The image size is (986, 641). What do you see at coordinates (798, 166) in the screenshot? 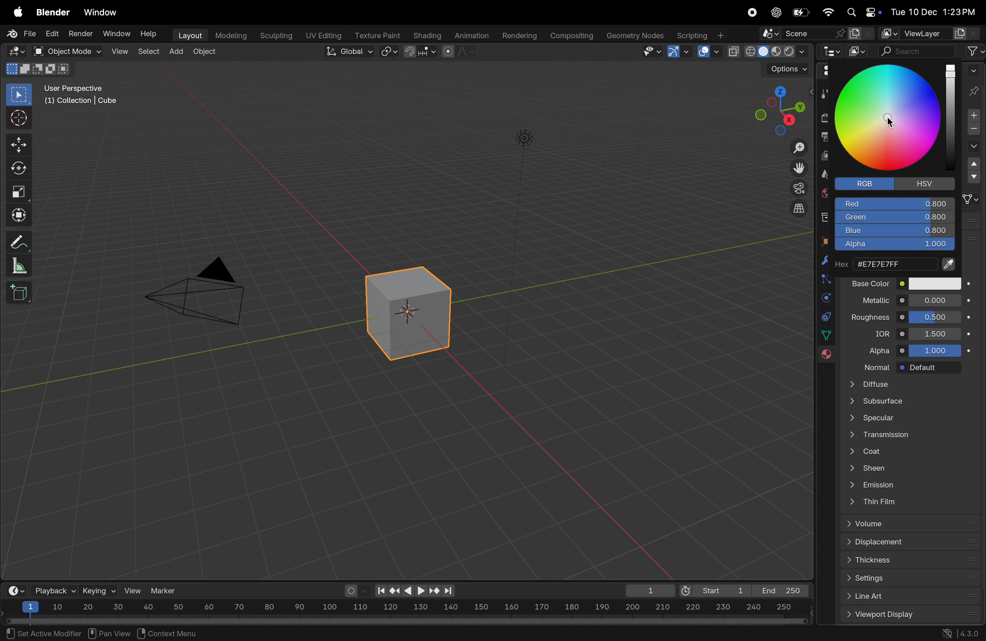
I see `move the view` at bounding box center [798, 166].